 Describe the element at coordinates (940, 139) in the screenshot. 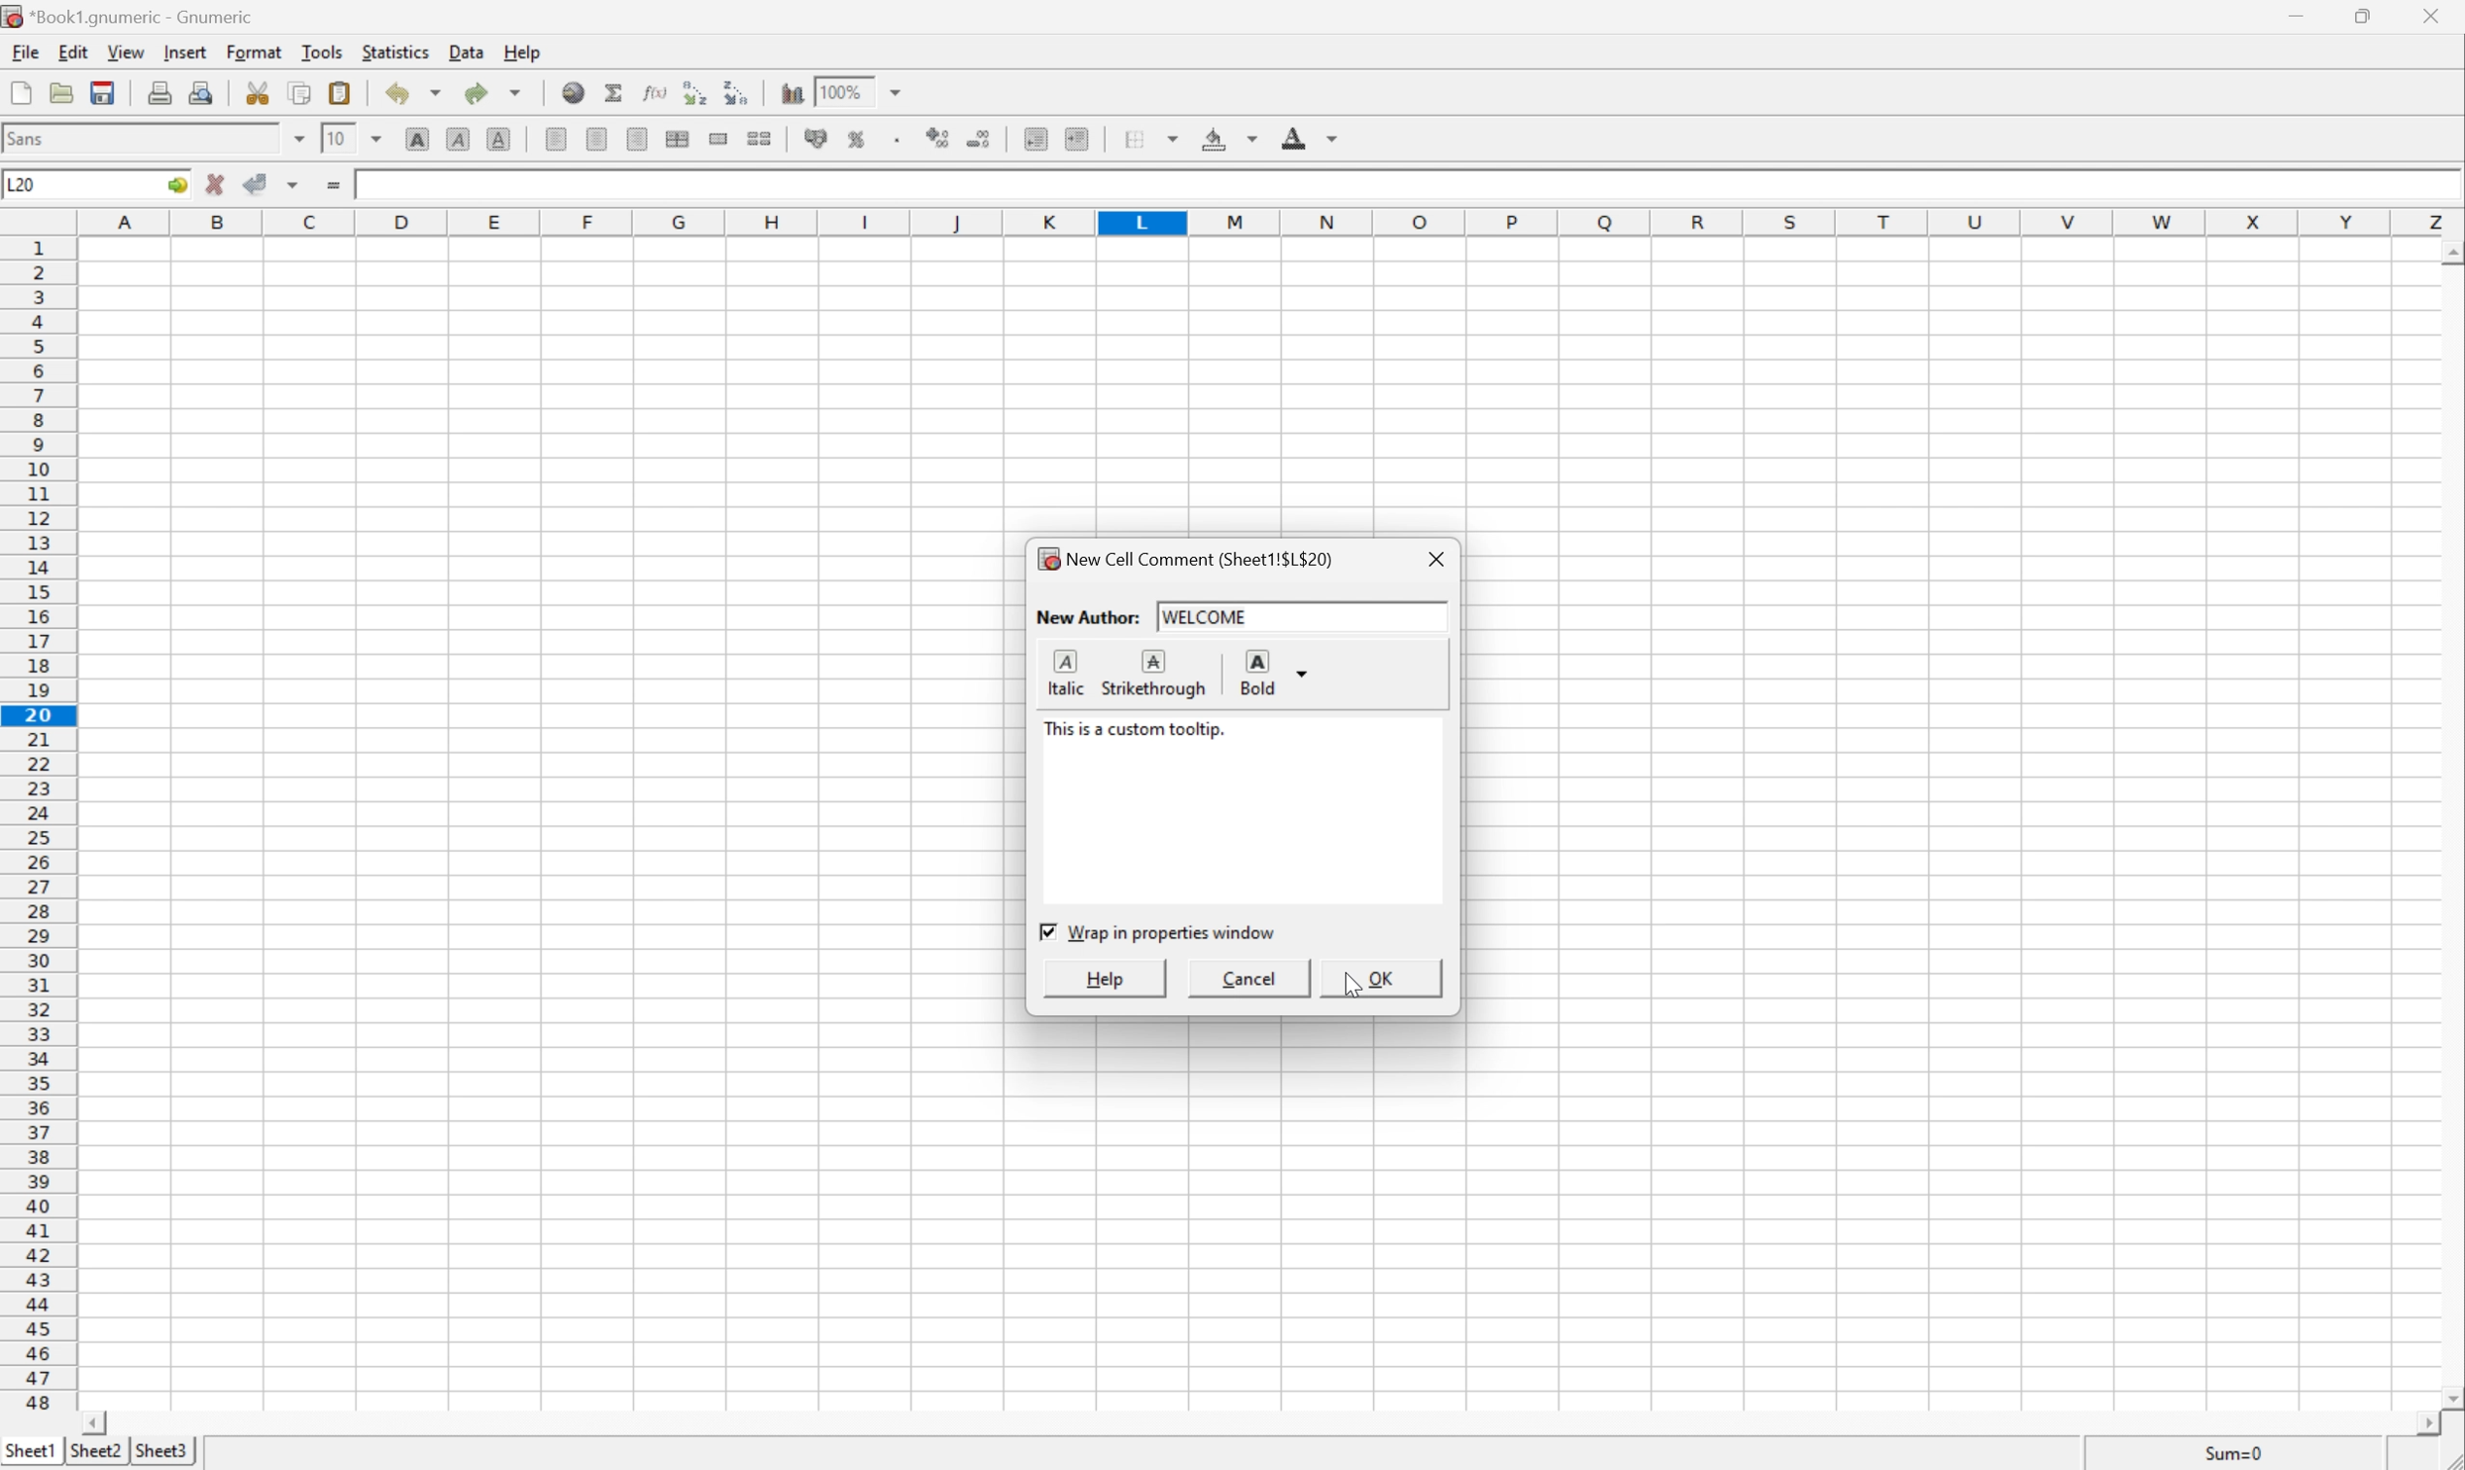

I see `Increase number of decimals displayed` at that location.